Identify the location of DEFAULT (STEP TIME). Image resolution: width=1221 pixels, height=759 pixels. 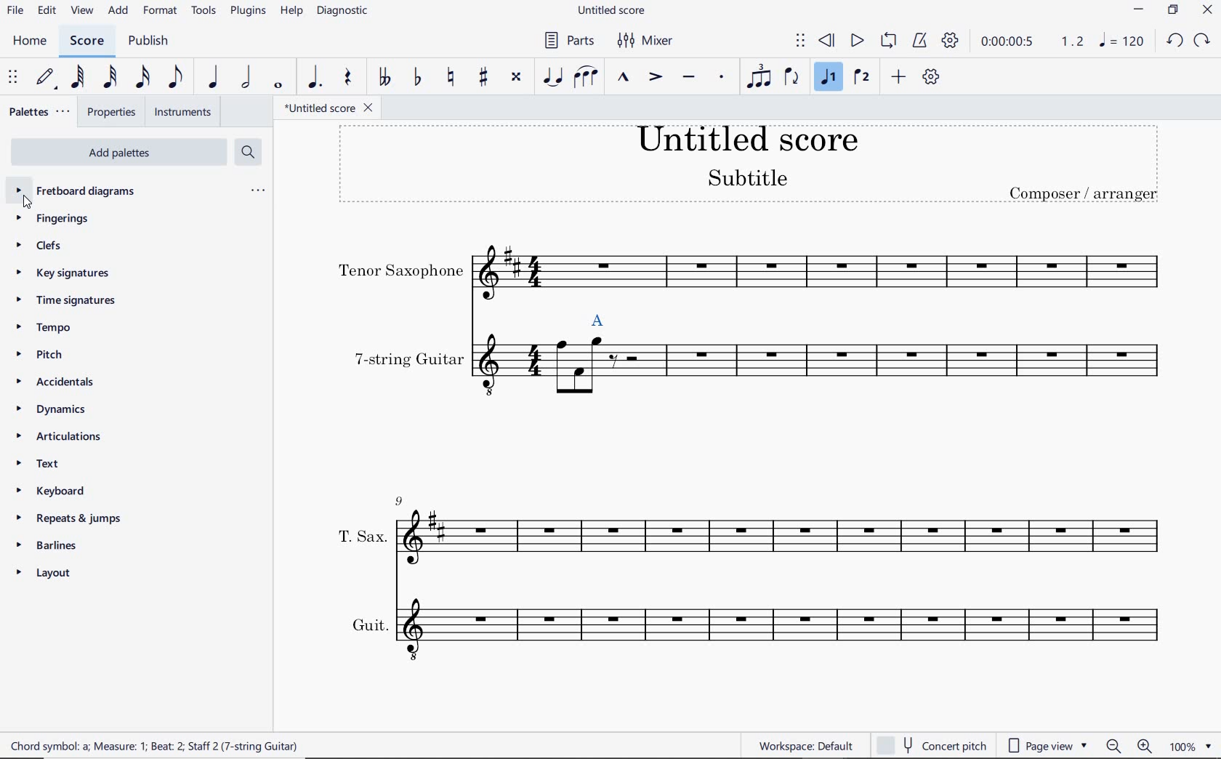
(46, 79).